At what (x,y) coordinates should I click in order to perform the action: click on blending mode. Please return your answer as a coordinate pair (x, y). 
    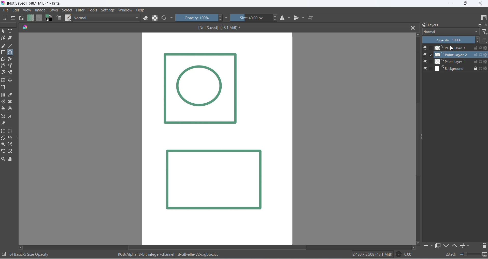
    Looking at the image, I should click on (106, 18).